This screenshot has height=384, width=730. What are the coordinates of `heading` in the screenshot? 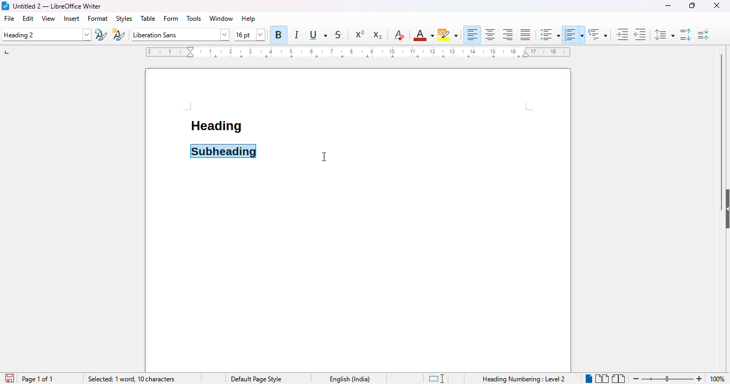 It's located at (215, 126).